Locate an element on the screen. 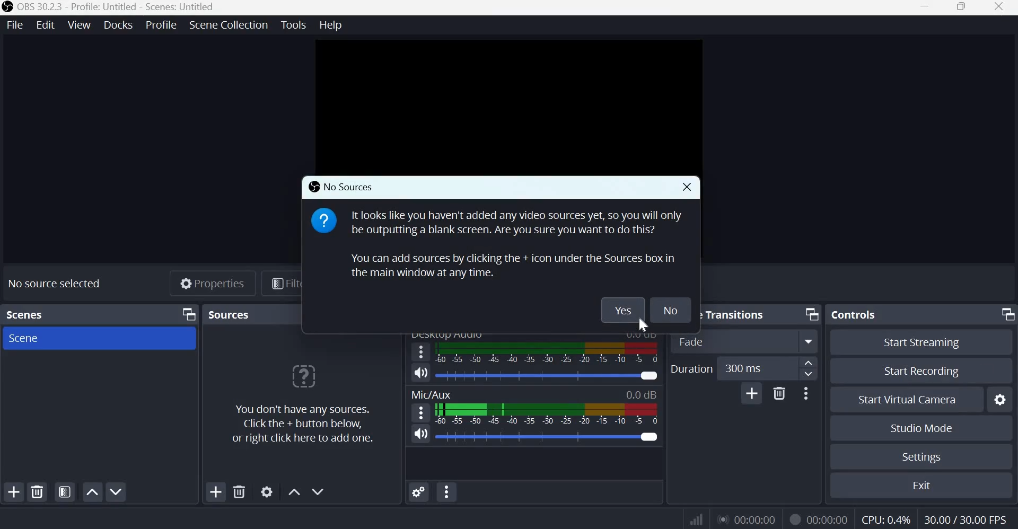  Move scene up is located at coordinates (92, 492).